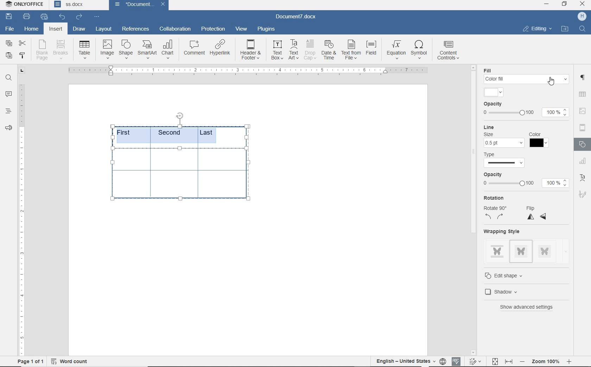 The height and width of the screenshot is (367, 591). I want to click on document names, so click(78, 5).